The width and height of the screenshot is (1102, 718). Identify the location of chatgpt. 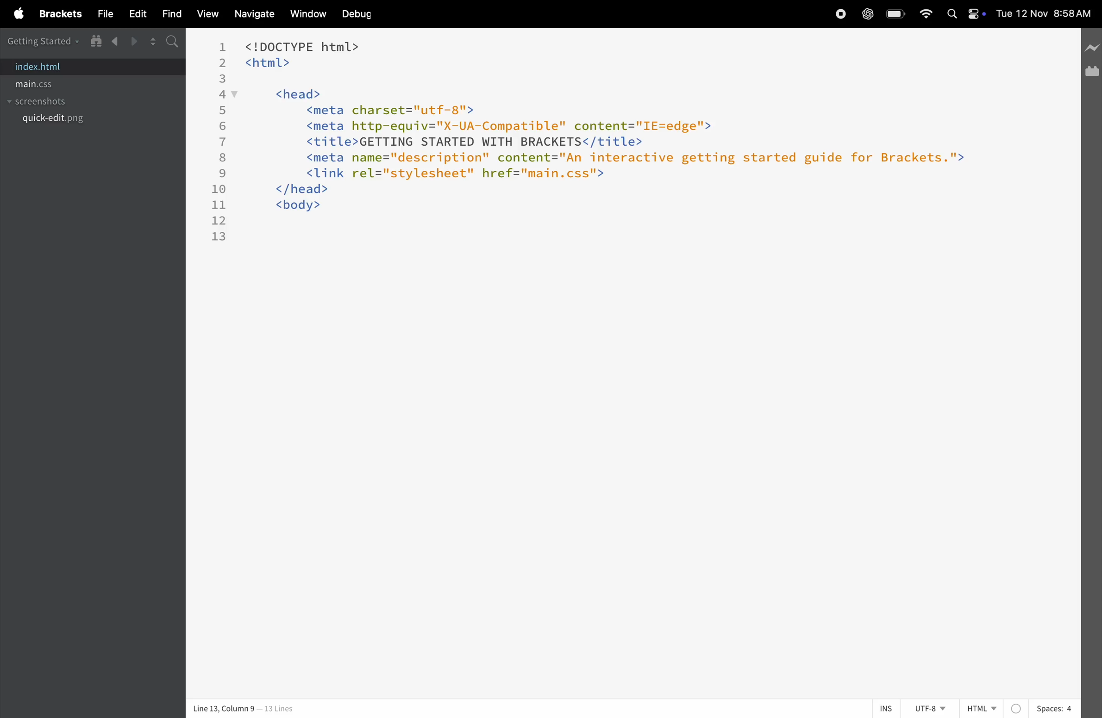
(867, 14).